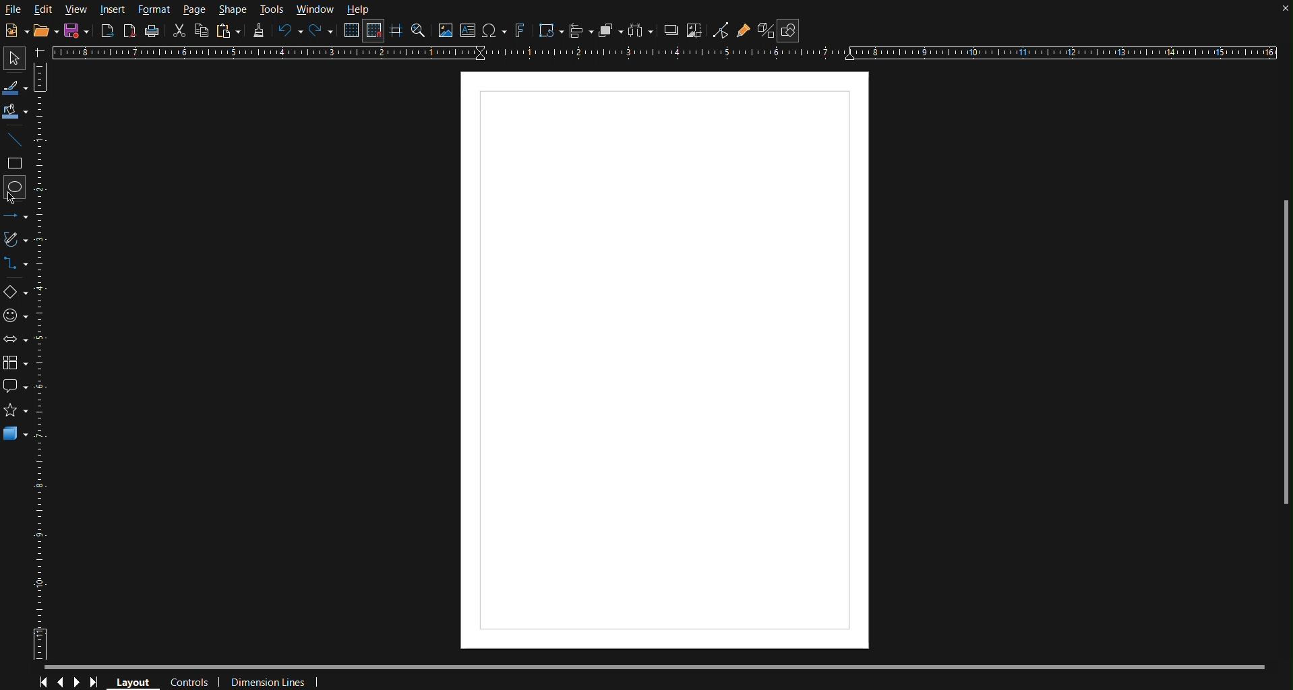 The image size is (1293, 690). What do you see at coordinates (520, 31) in the screenshot?
I see `Fontworks` at bounding box center [520, 31].